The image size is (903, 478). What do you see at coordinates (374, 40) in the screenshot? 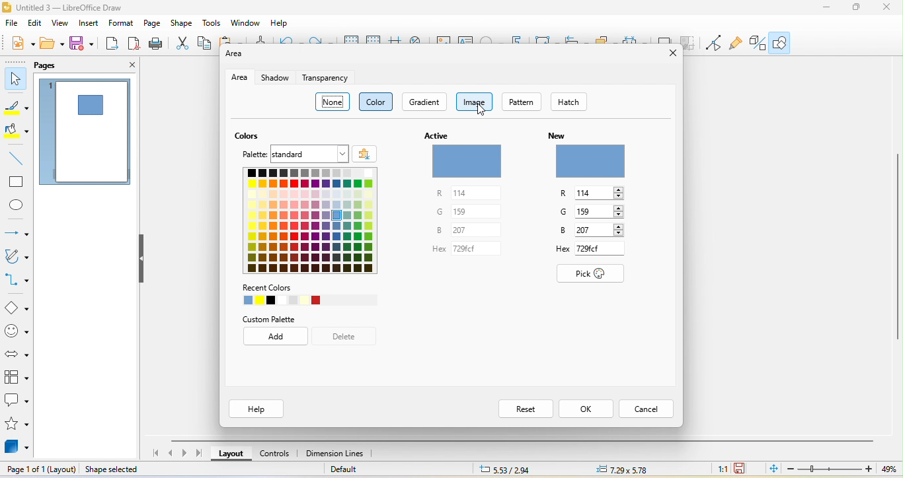
I see `snap to grid` at bounding box center [374, 40].